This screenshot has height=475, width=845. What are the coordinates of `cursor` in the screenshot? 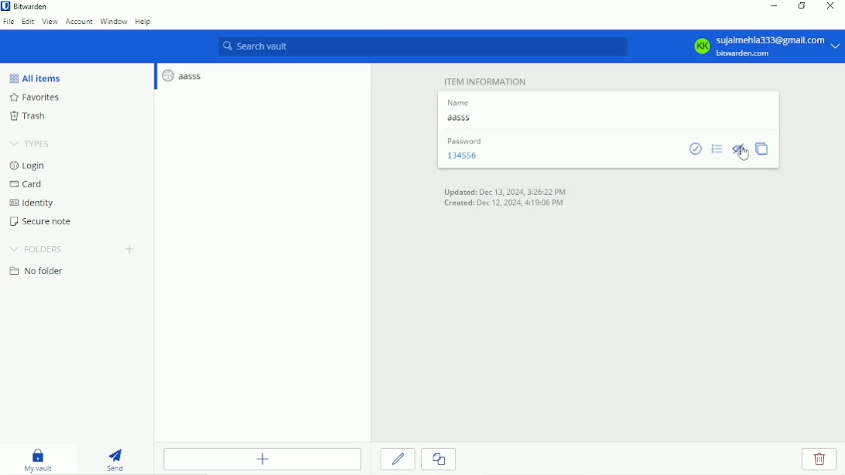 It's located at (744, 155).